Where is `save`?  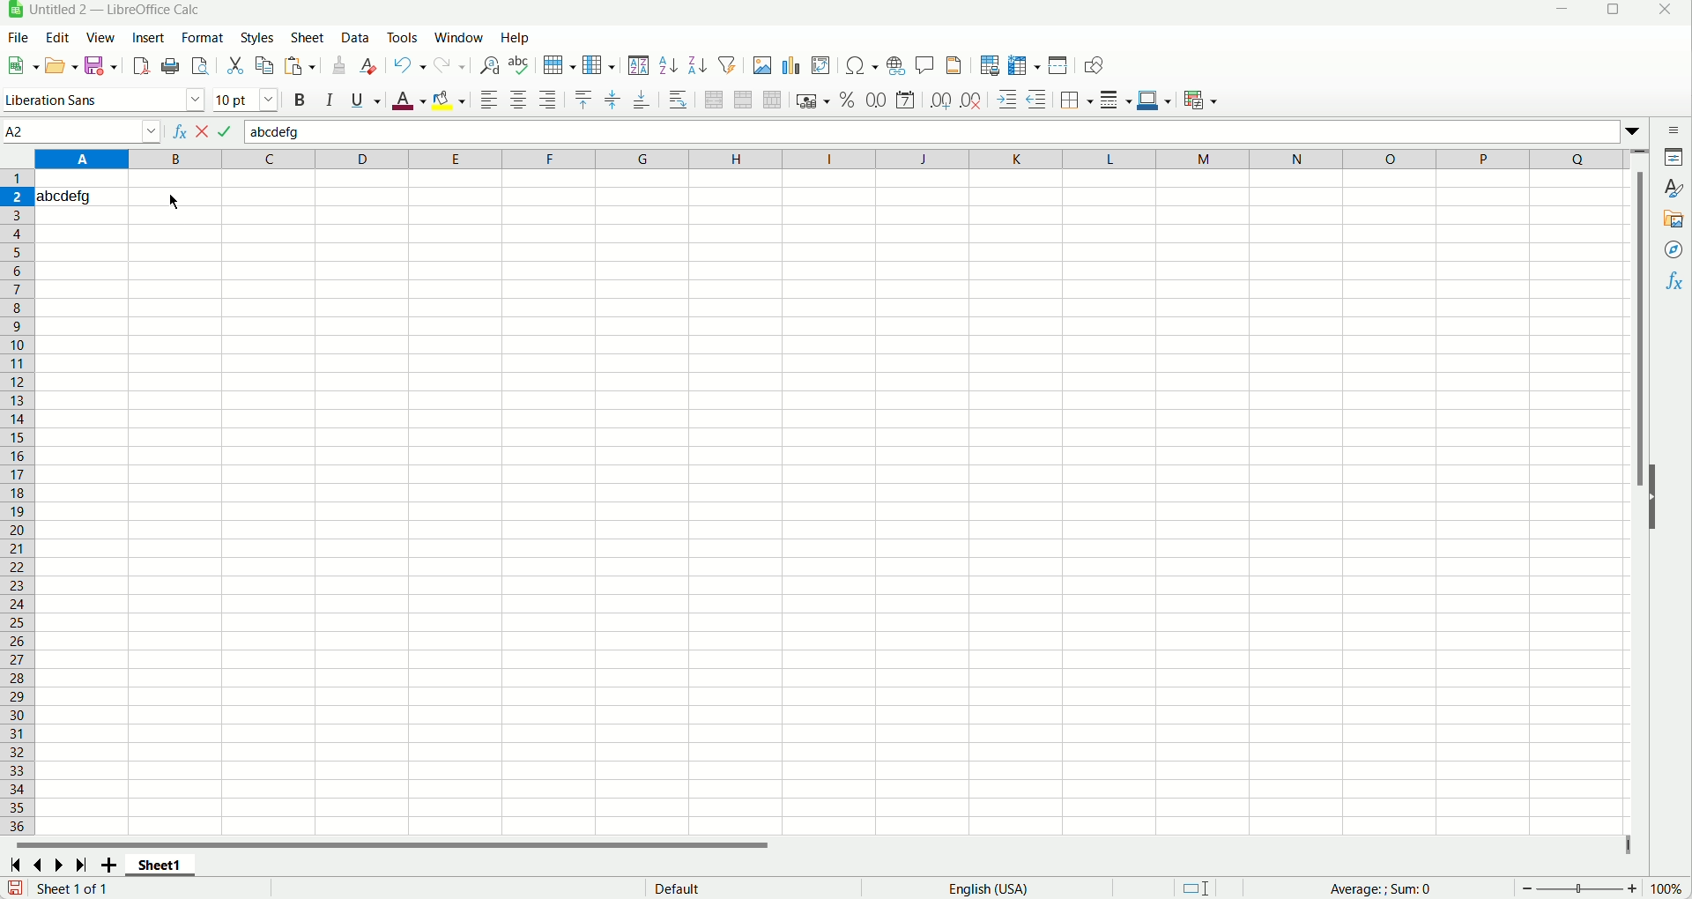 save is located at coordinates (101, 65).